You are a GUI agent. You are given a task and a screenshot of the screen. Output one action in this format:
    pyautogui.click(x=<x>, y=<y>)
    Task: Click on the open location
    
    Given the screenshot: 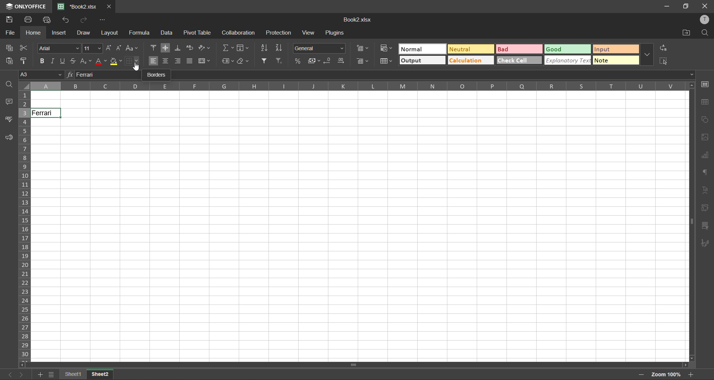 What is the action you would take?
    pyautogui.click(x=687, y=33)
    